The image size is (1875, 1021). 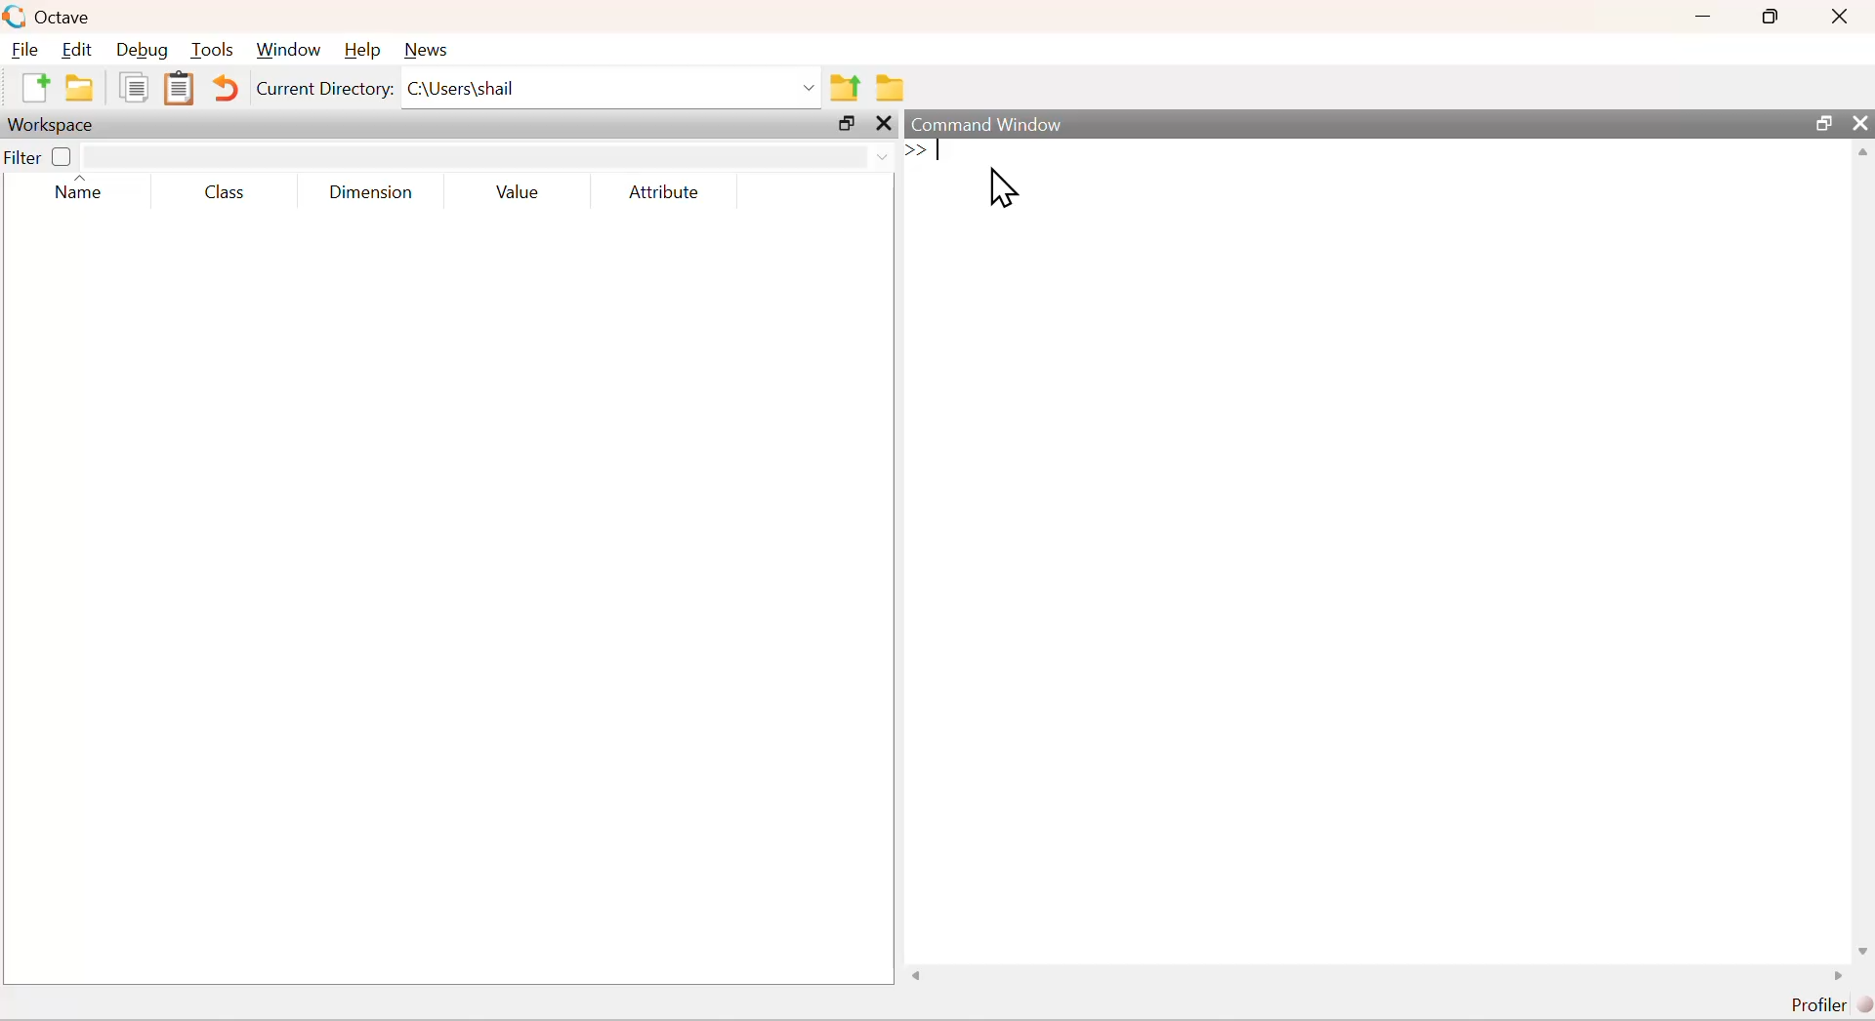 I want to click on drop down, so click(x=489, y=154).